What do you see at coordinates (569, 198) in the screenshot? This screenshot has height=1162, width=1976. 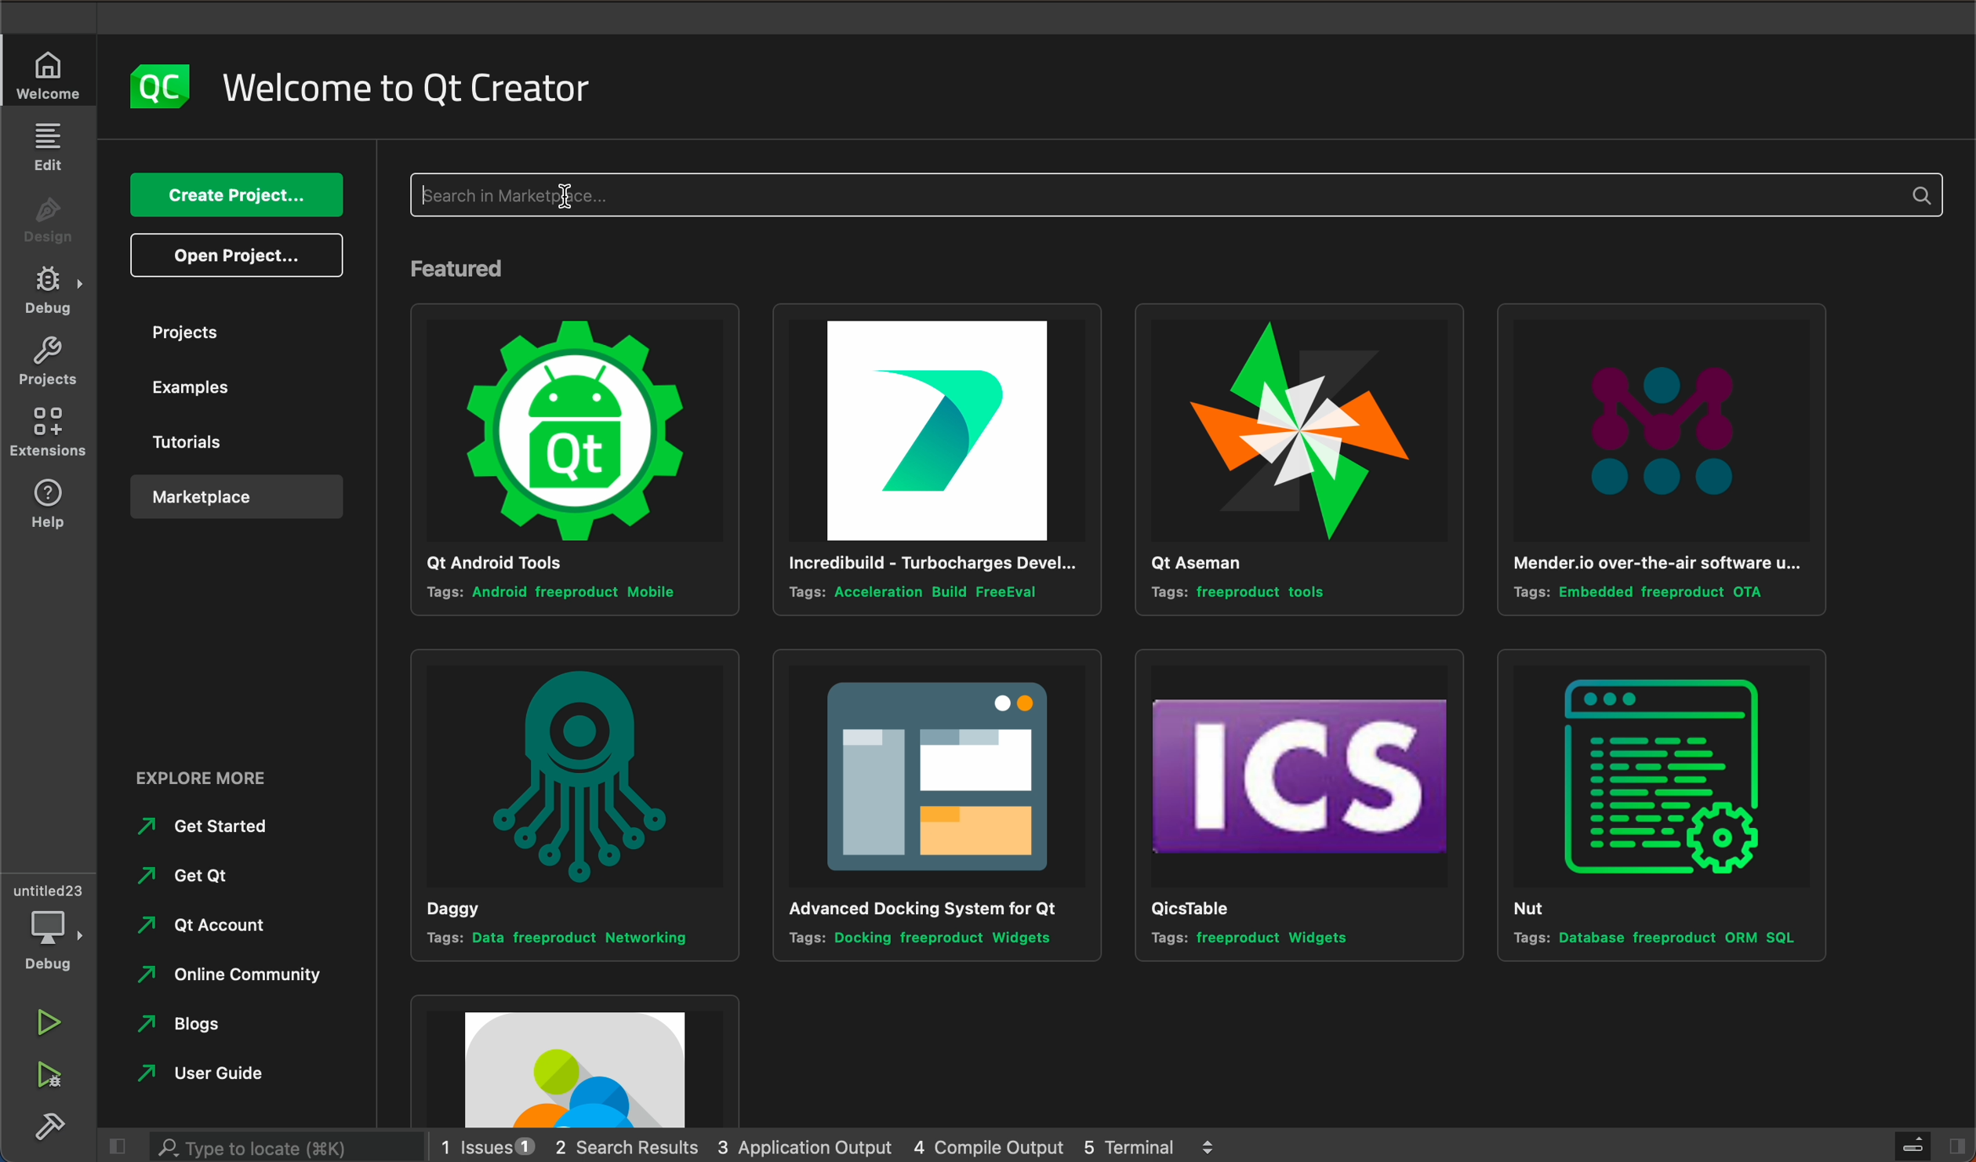 I see `mouse pointer` at bounding box center [569, 198].